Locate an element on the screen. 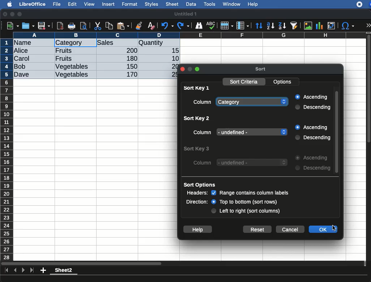  top to bottom (sort rows) is located at coordinates (245, 202).